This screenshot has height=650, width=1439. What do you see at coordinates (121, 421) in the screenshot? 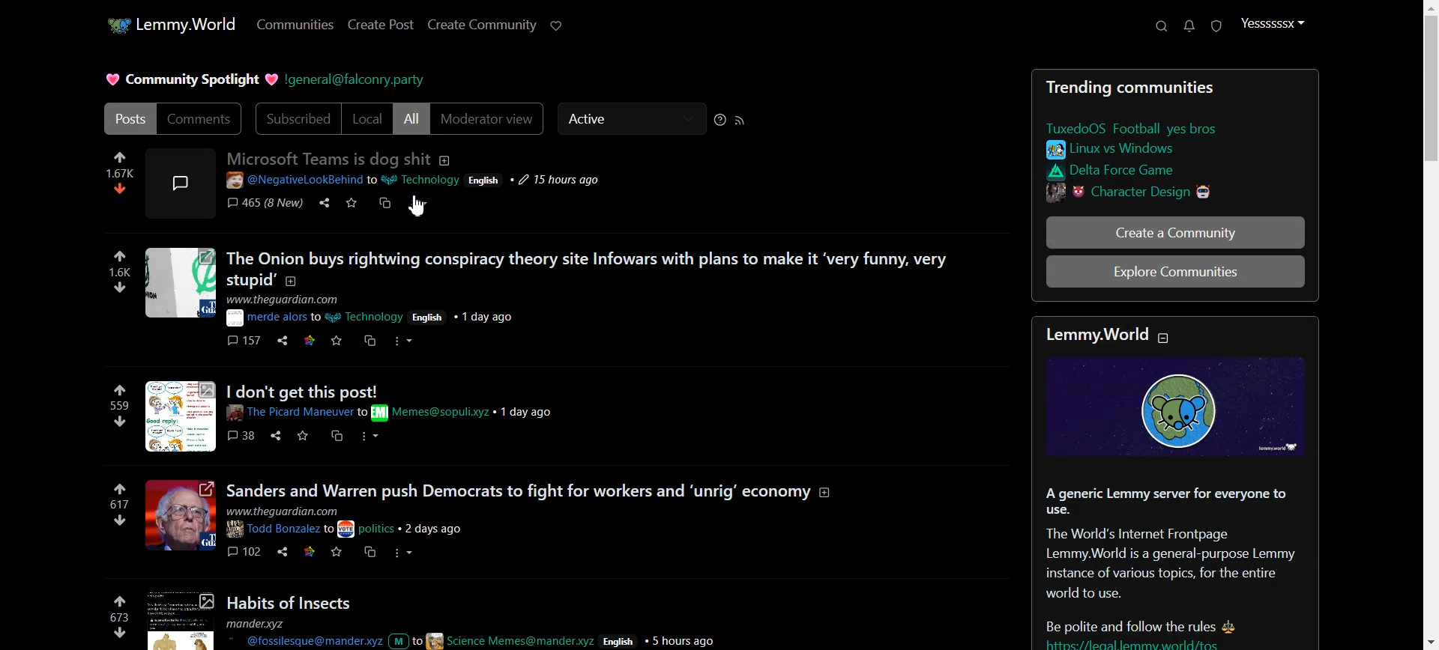
I see `dislike` at bounding box center [121, 421].